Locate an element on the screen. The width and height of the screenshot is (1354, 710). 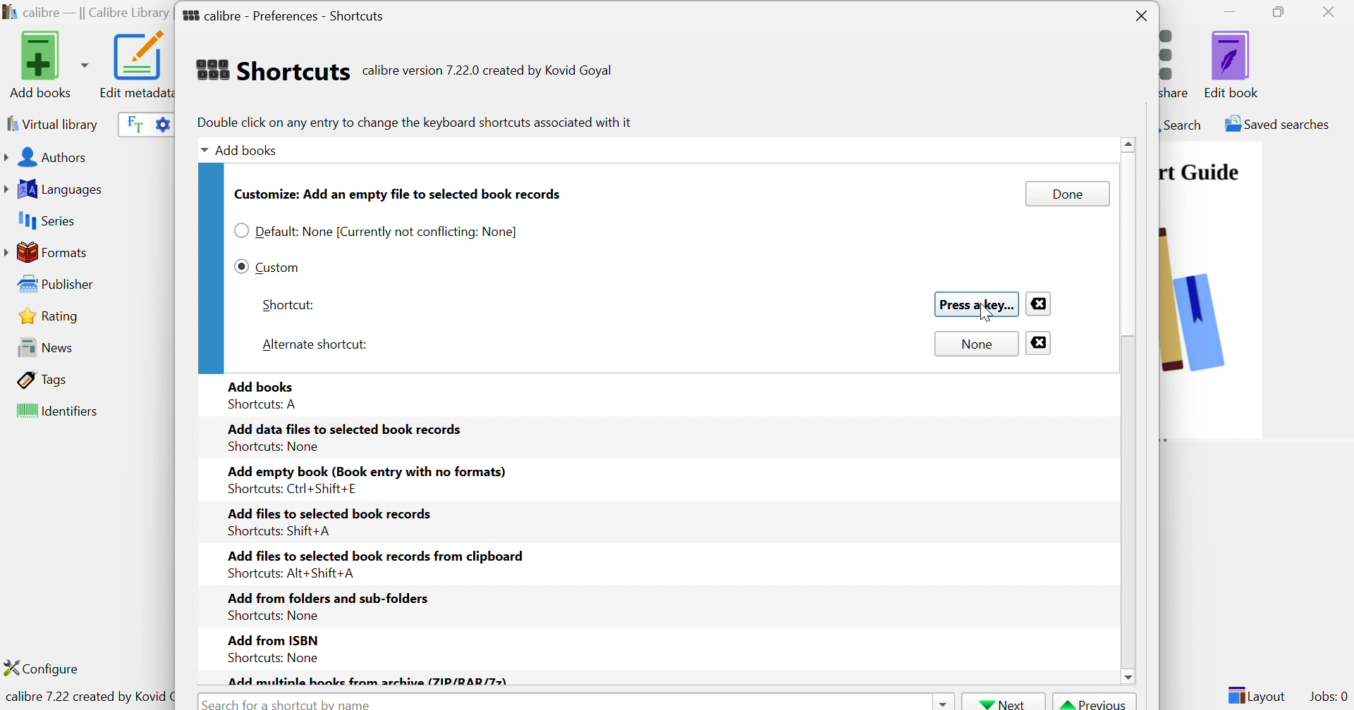
Edit book is located at coordinates (1232, 64).